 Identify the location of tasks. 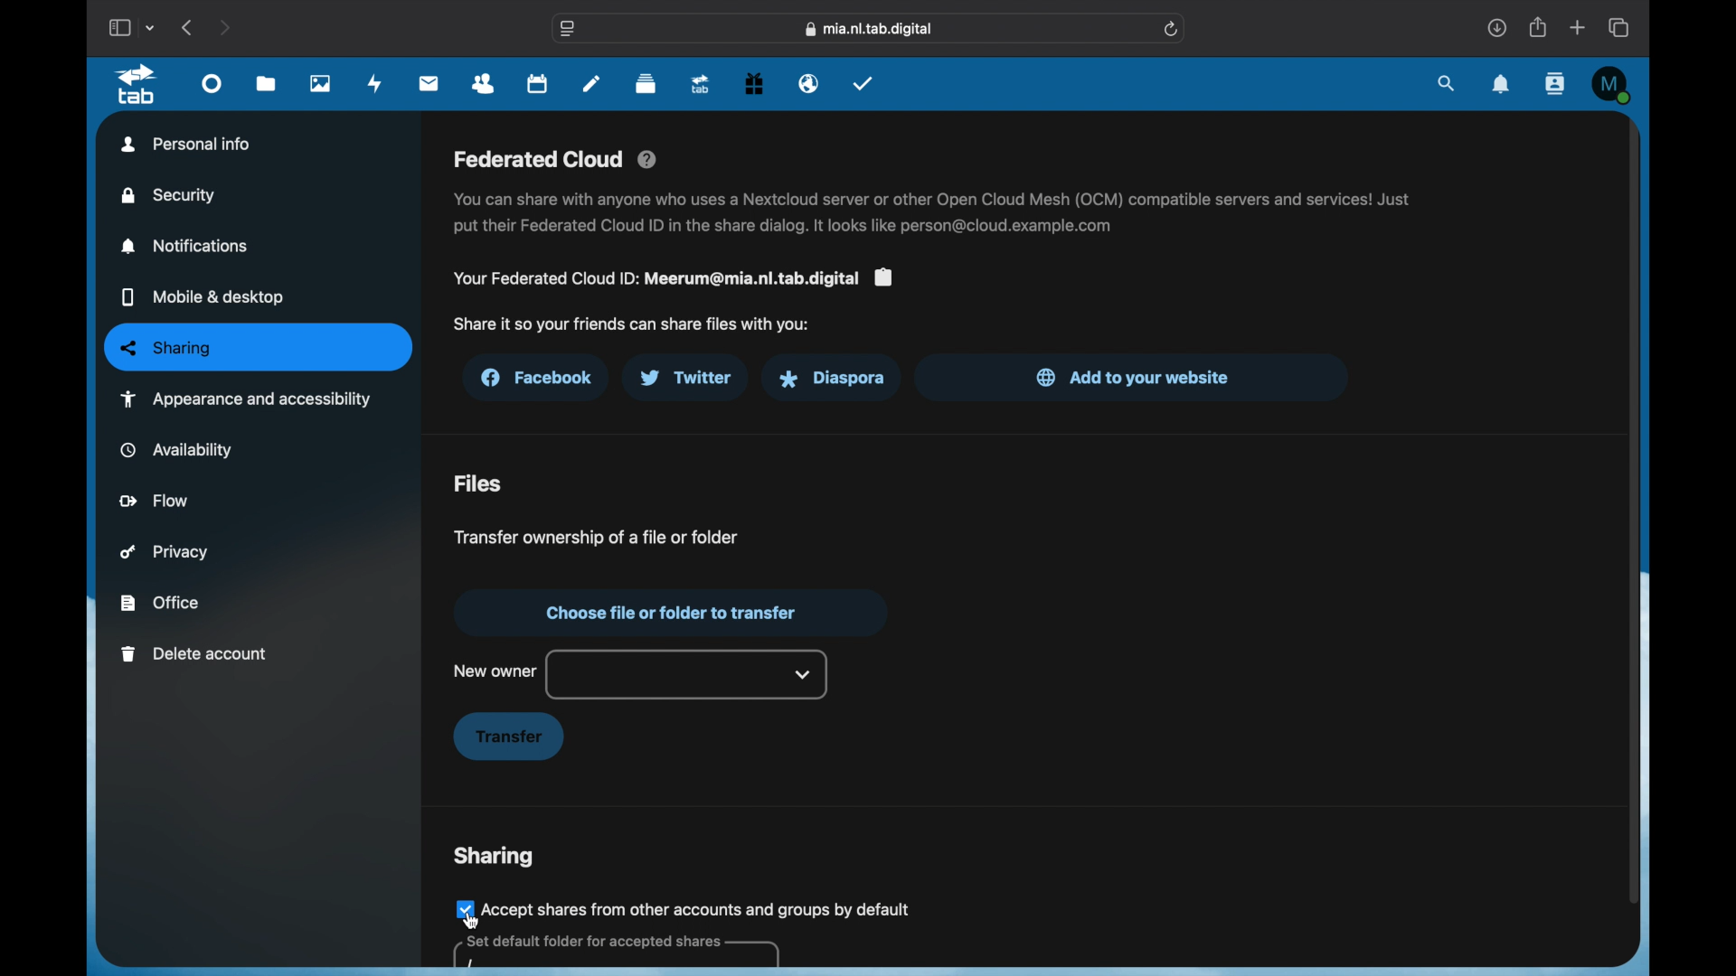
(863, 82).